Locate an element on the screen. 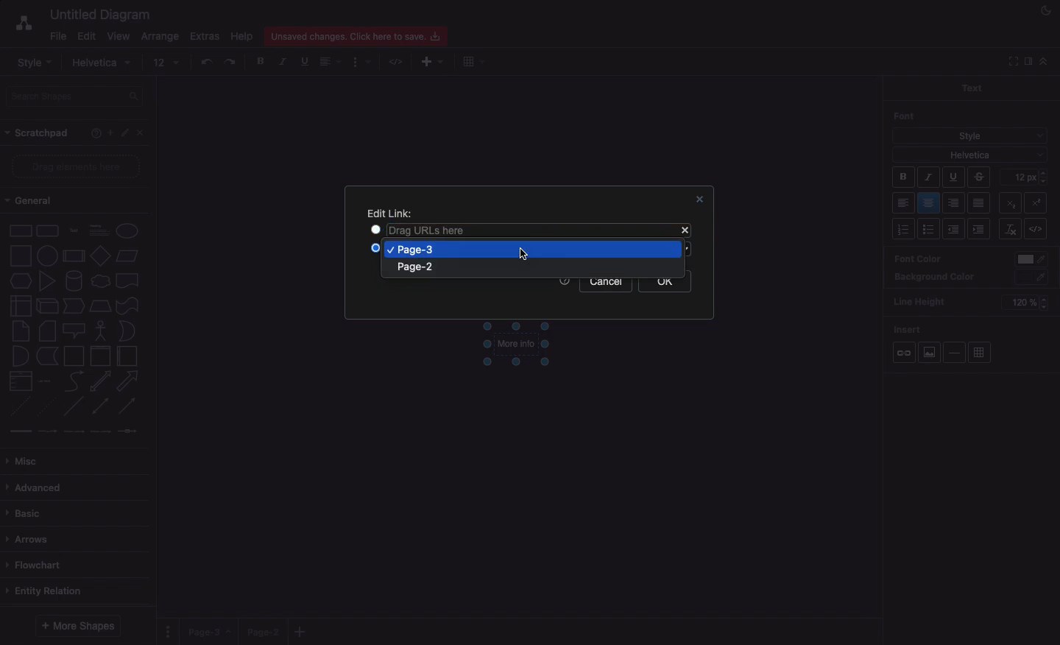 The image size is (1060, 645). File is located at coordinates (57, 35).